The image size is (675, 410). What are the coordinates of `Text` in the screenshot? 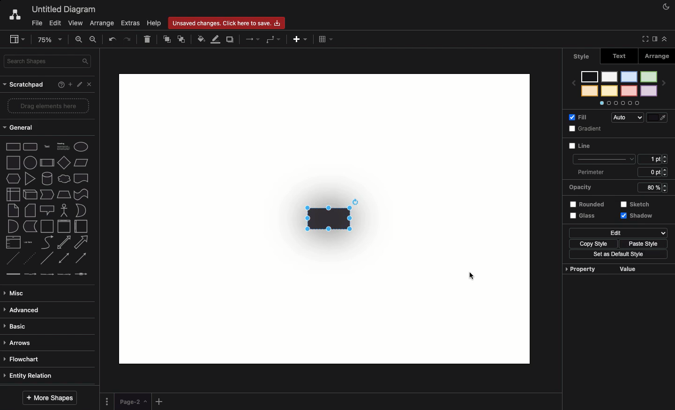 It's located at (617, 56).